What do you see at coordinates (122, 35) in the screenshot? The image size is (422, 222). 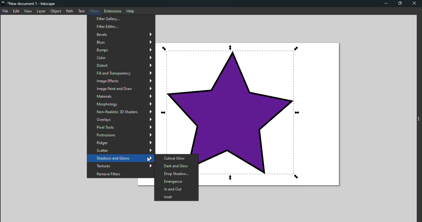 I see `Bevels` at bounding box center [122, 35].